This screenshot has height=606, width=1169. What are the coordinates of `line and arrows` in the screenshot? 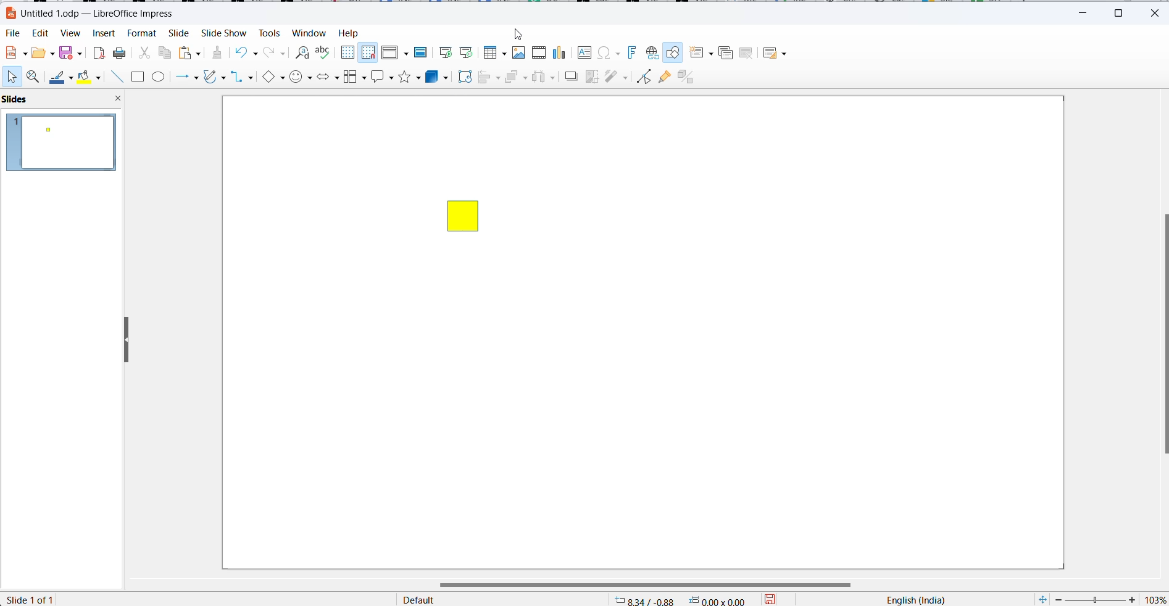 It's located at (188, 78).